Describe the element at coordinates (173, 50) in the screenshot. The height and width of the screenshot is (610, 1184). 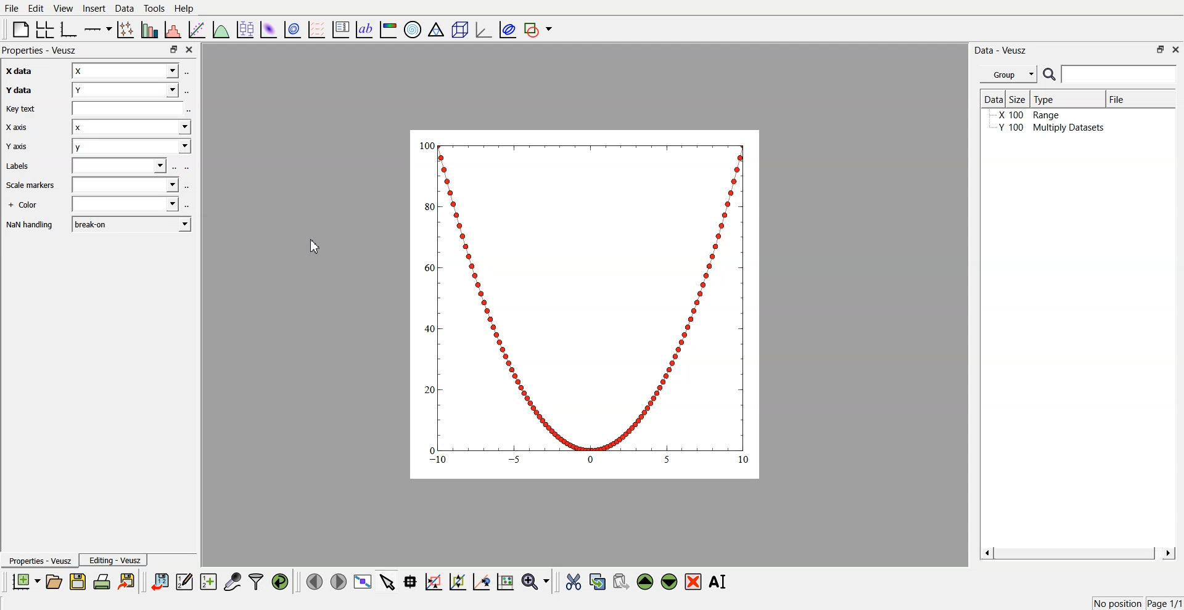
I see `minimise or maximise` at that location.